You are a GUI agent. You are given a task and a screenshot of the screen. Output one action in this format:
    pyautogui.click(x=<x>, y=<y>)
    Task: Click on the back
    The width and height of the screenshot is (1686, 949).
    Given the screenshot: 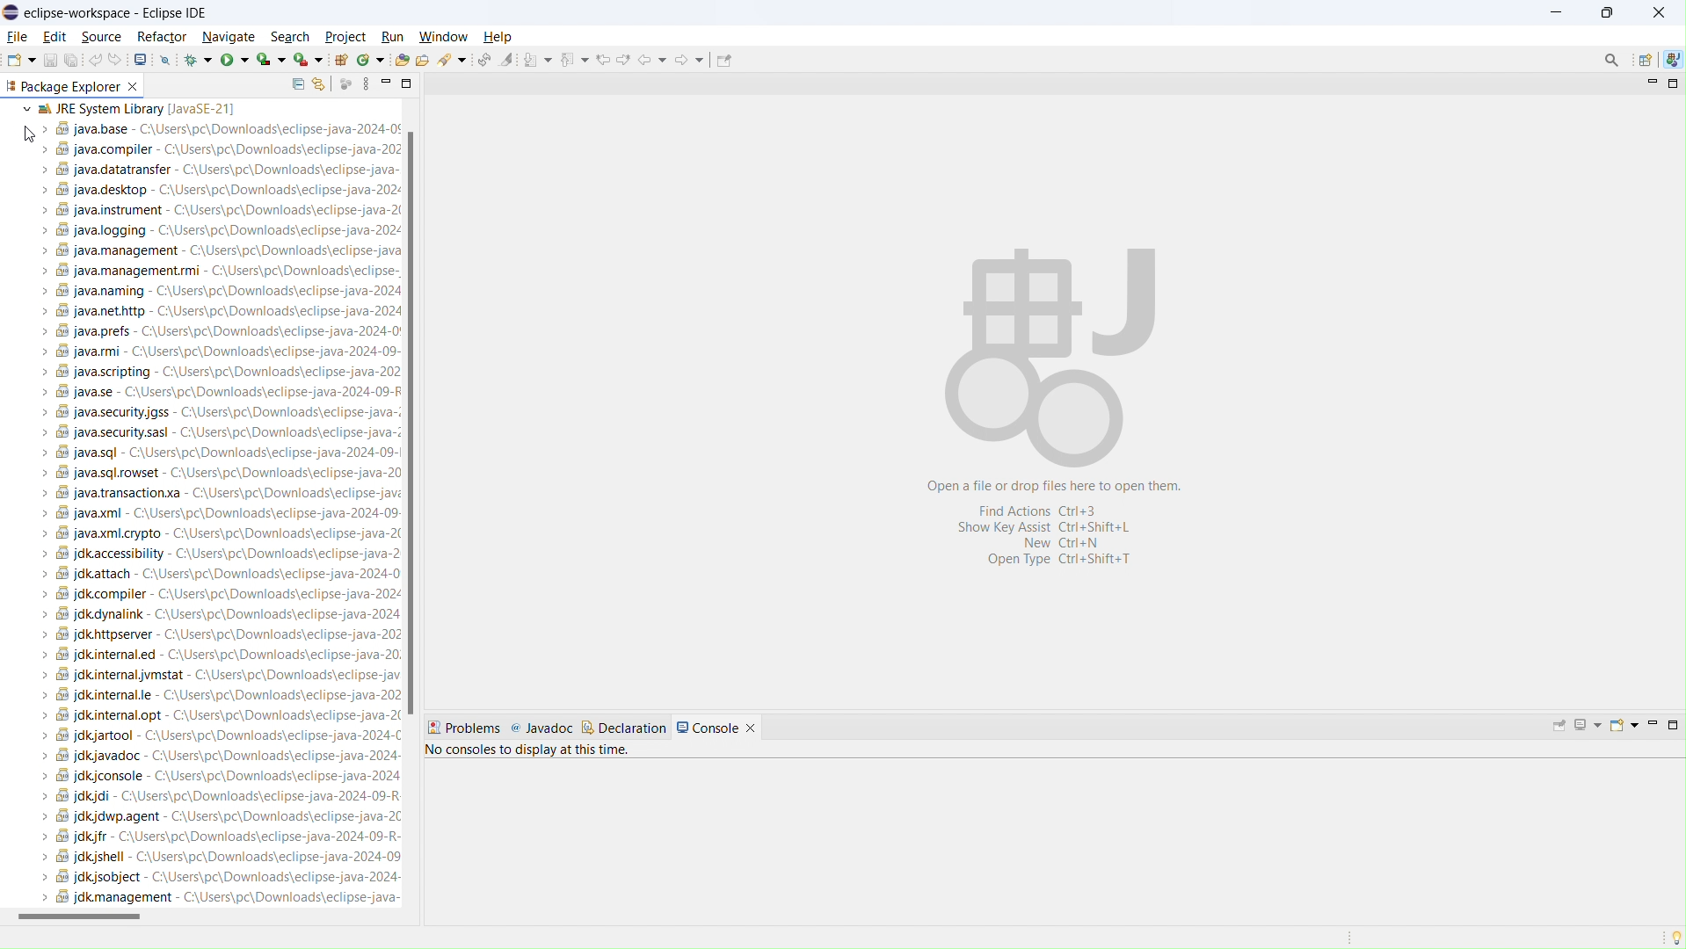 What is the action you would take?
    pyautogui.click(x=652, y=58)
    